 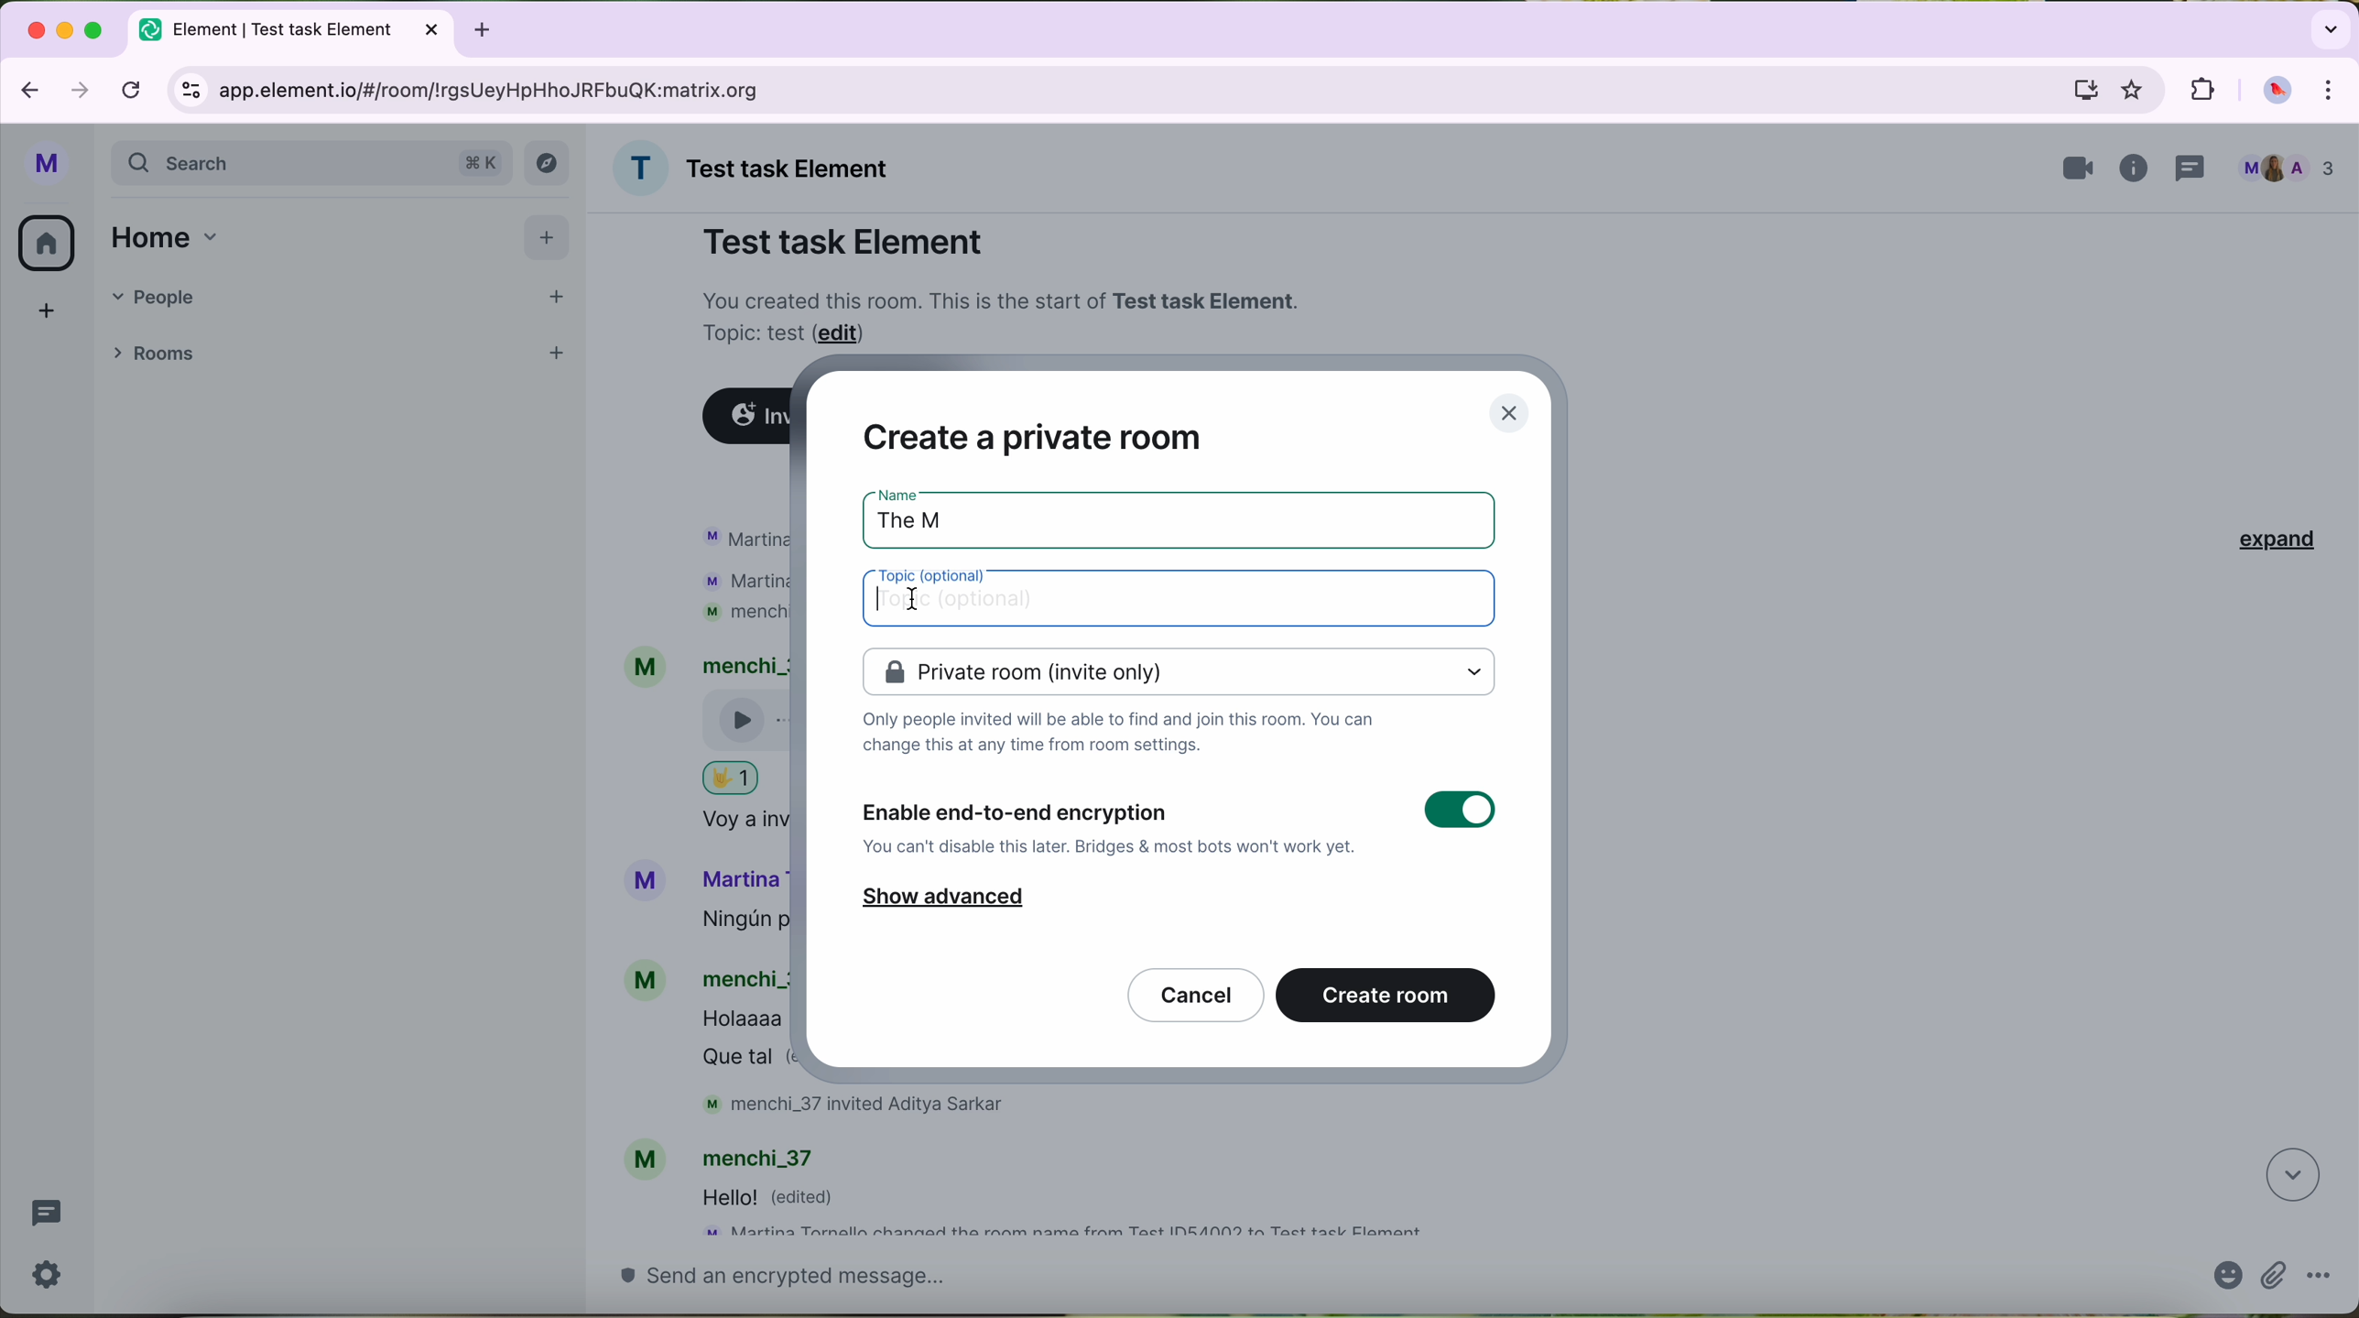 What do you see at coordinates (159, 351) in the screenshot?
I see `rooms tab` at bounding box center [159, 351].